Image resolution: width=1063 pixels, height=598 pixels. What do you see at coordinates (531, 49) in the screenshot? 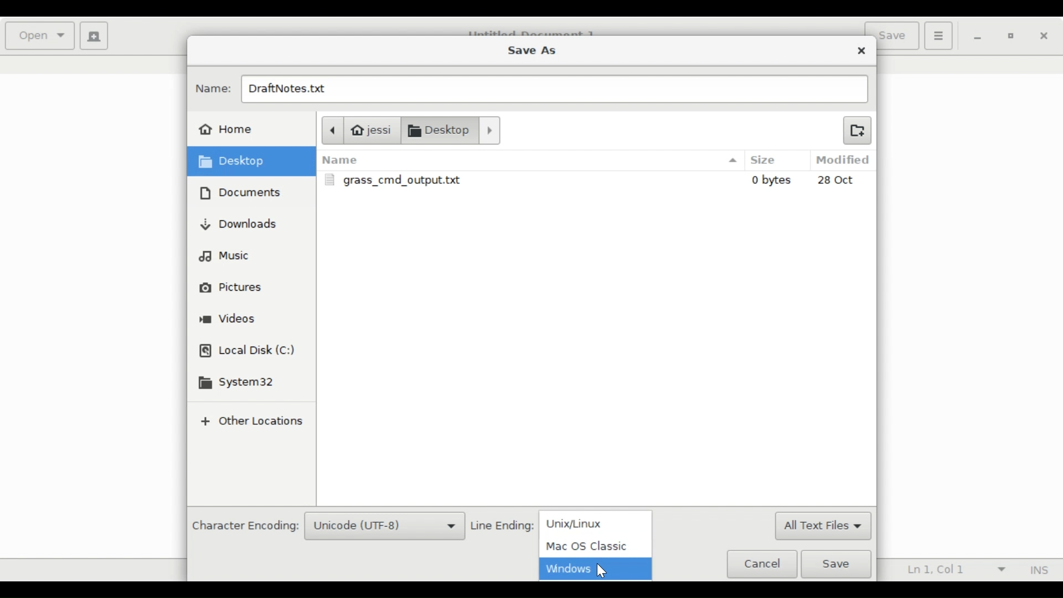
I see `Save As` at bounding box center [531, 49].